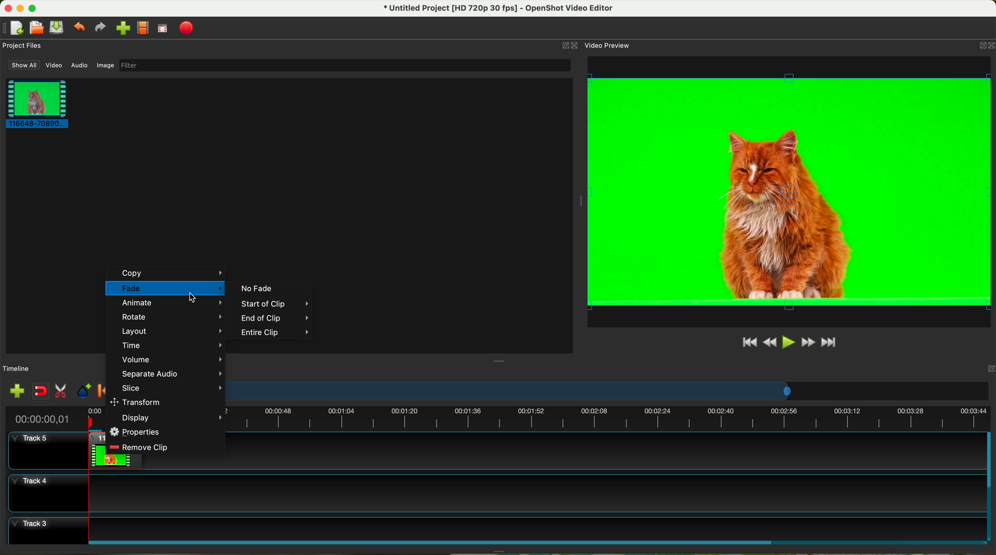 This screenshot has height=555, width=996. I want to click on image, so click(105, 66).